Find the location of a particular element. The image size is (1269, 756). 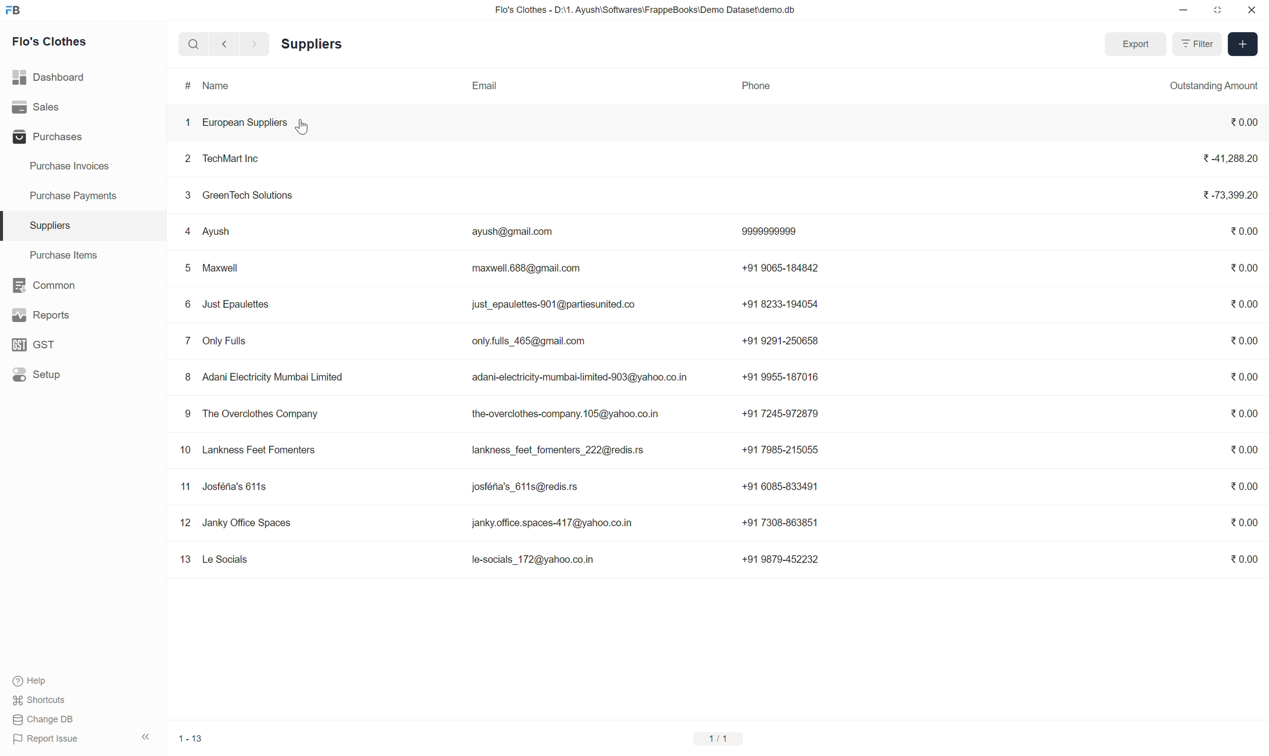

close is located at coordinates (1252, 12).